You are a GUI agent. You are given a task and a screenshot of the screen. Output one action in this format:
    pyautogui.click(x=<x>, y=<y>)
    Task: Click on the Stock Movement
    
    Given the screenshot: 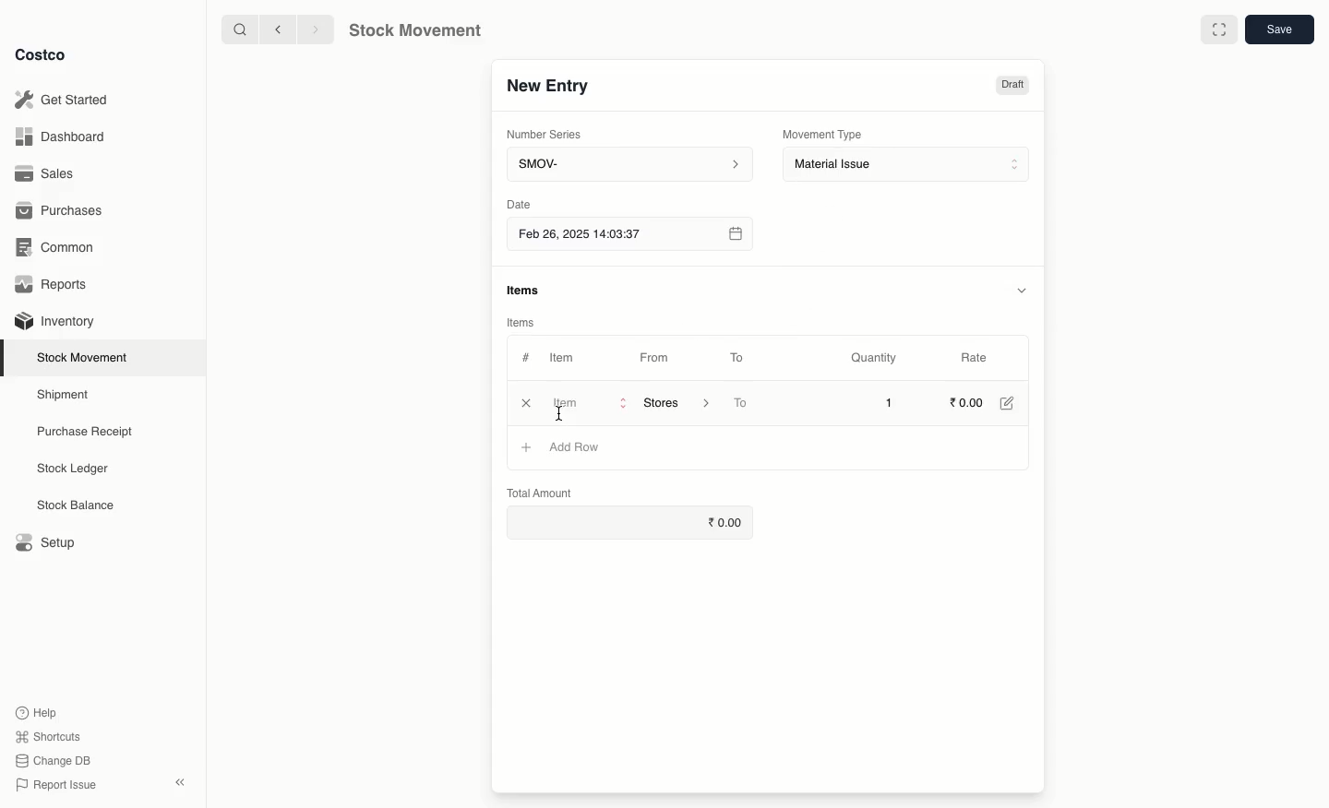 What is the action you would take?
    pyautogui.click(x=86, y=357)
    